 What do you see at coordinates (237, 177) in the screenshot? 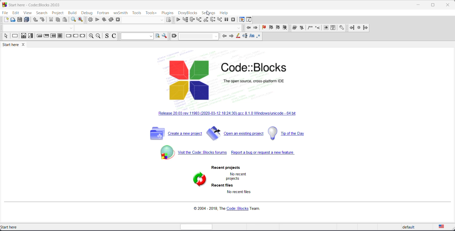
I see `no recent projects` at bounding box center [237, 177].